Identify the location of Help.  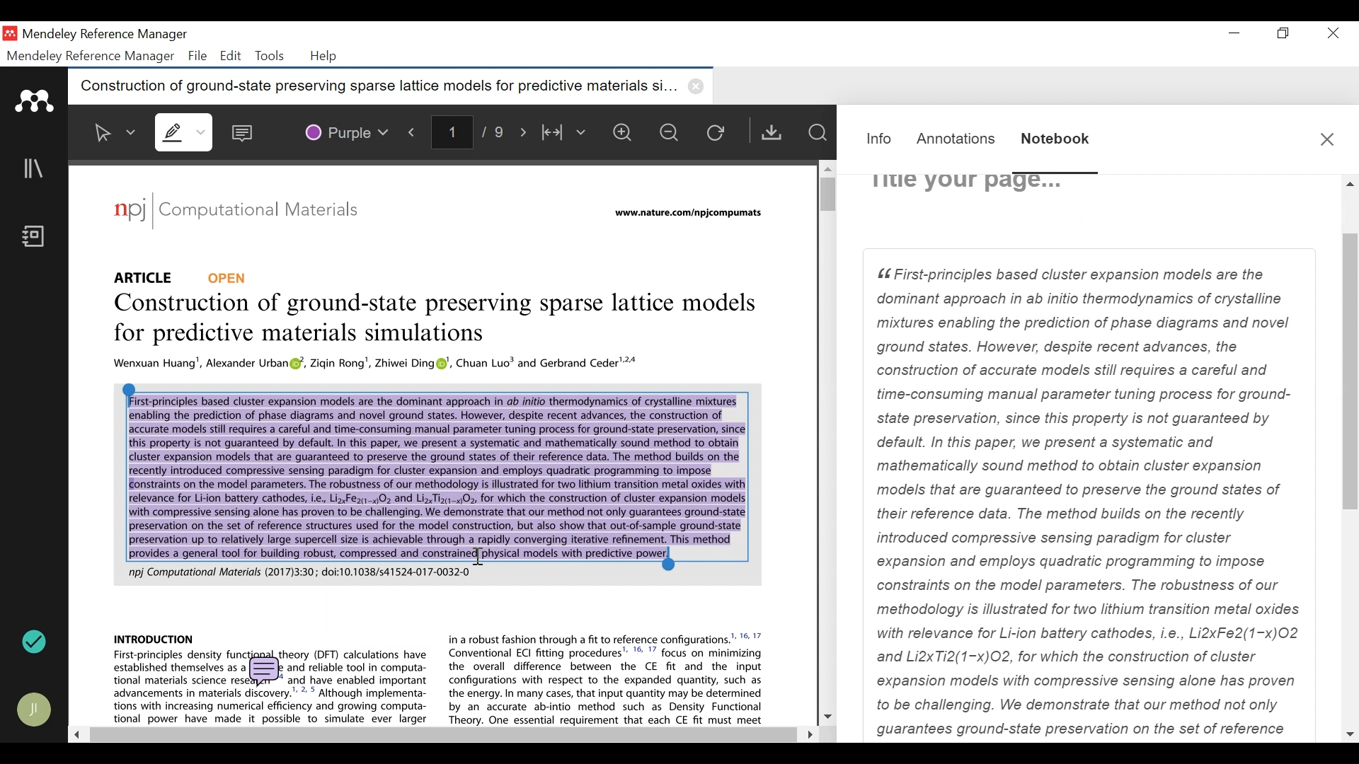
(325, 57).